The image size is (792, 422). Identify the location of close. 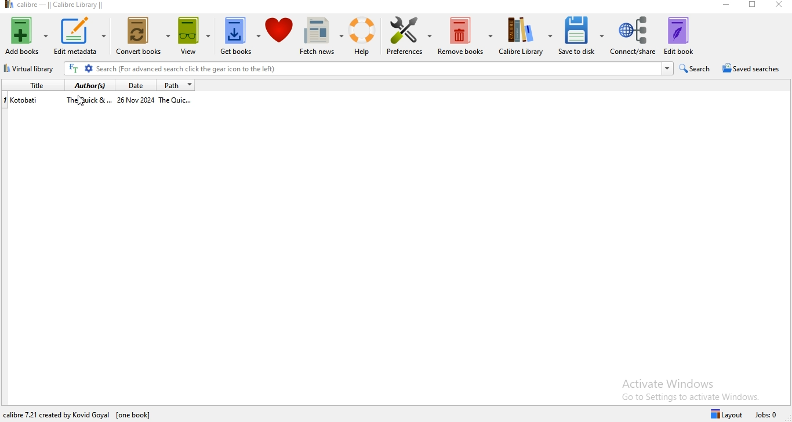
(780, 6).